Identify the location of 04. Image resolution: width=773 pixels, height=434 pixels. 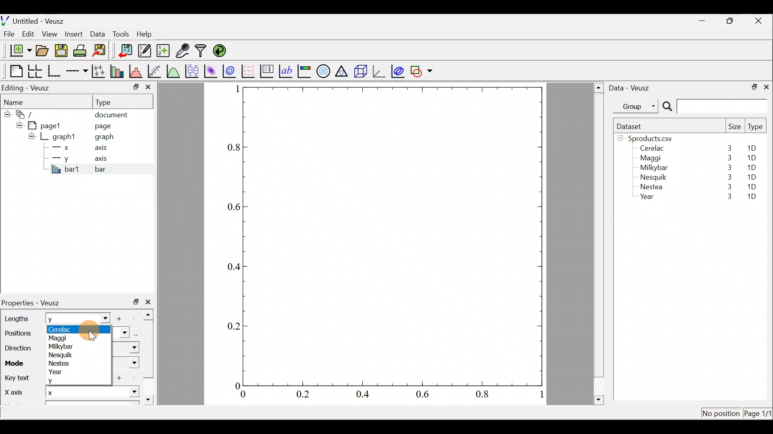
(230, 268).